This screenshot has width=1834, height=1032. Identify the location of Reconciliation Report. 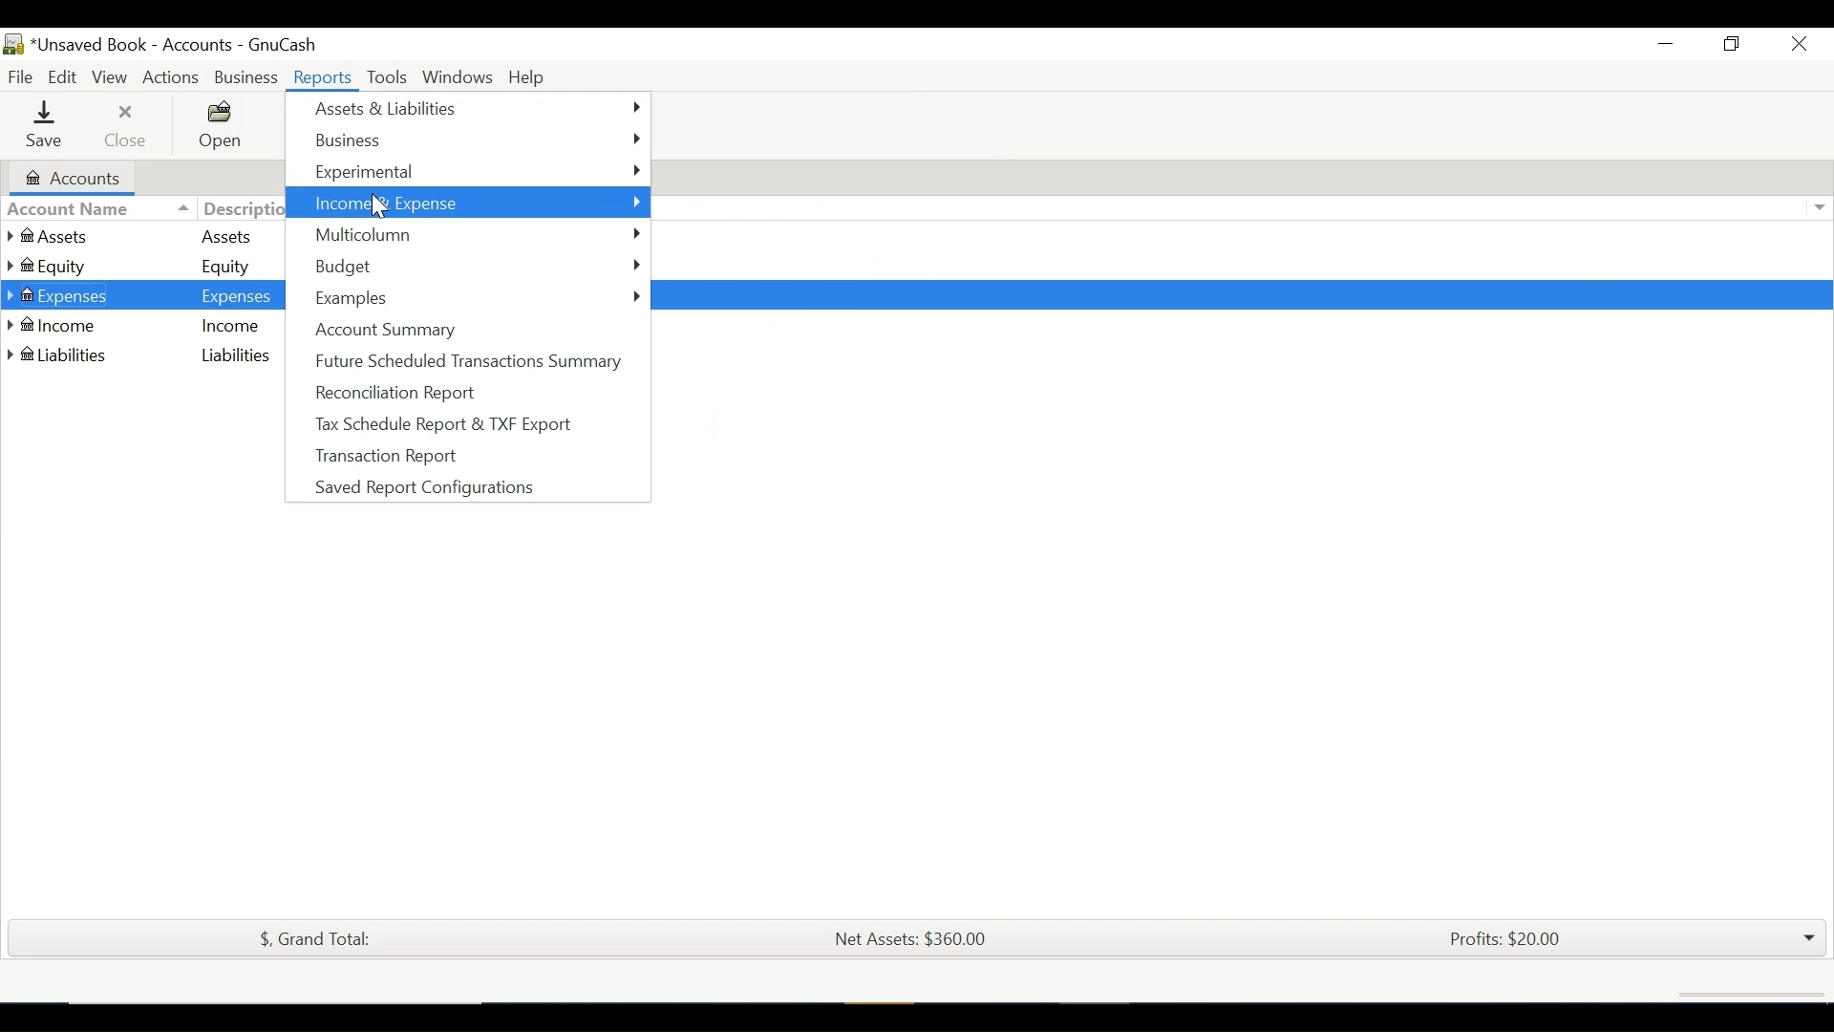
(395, 392).